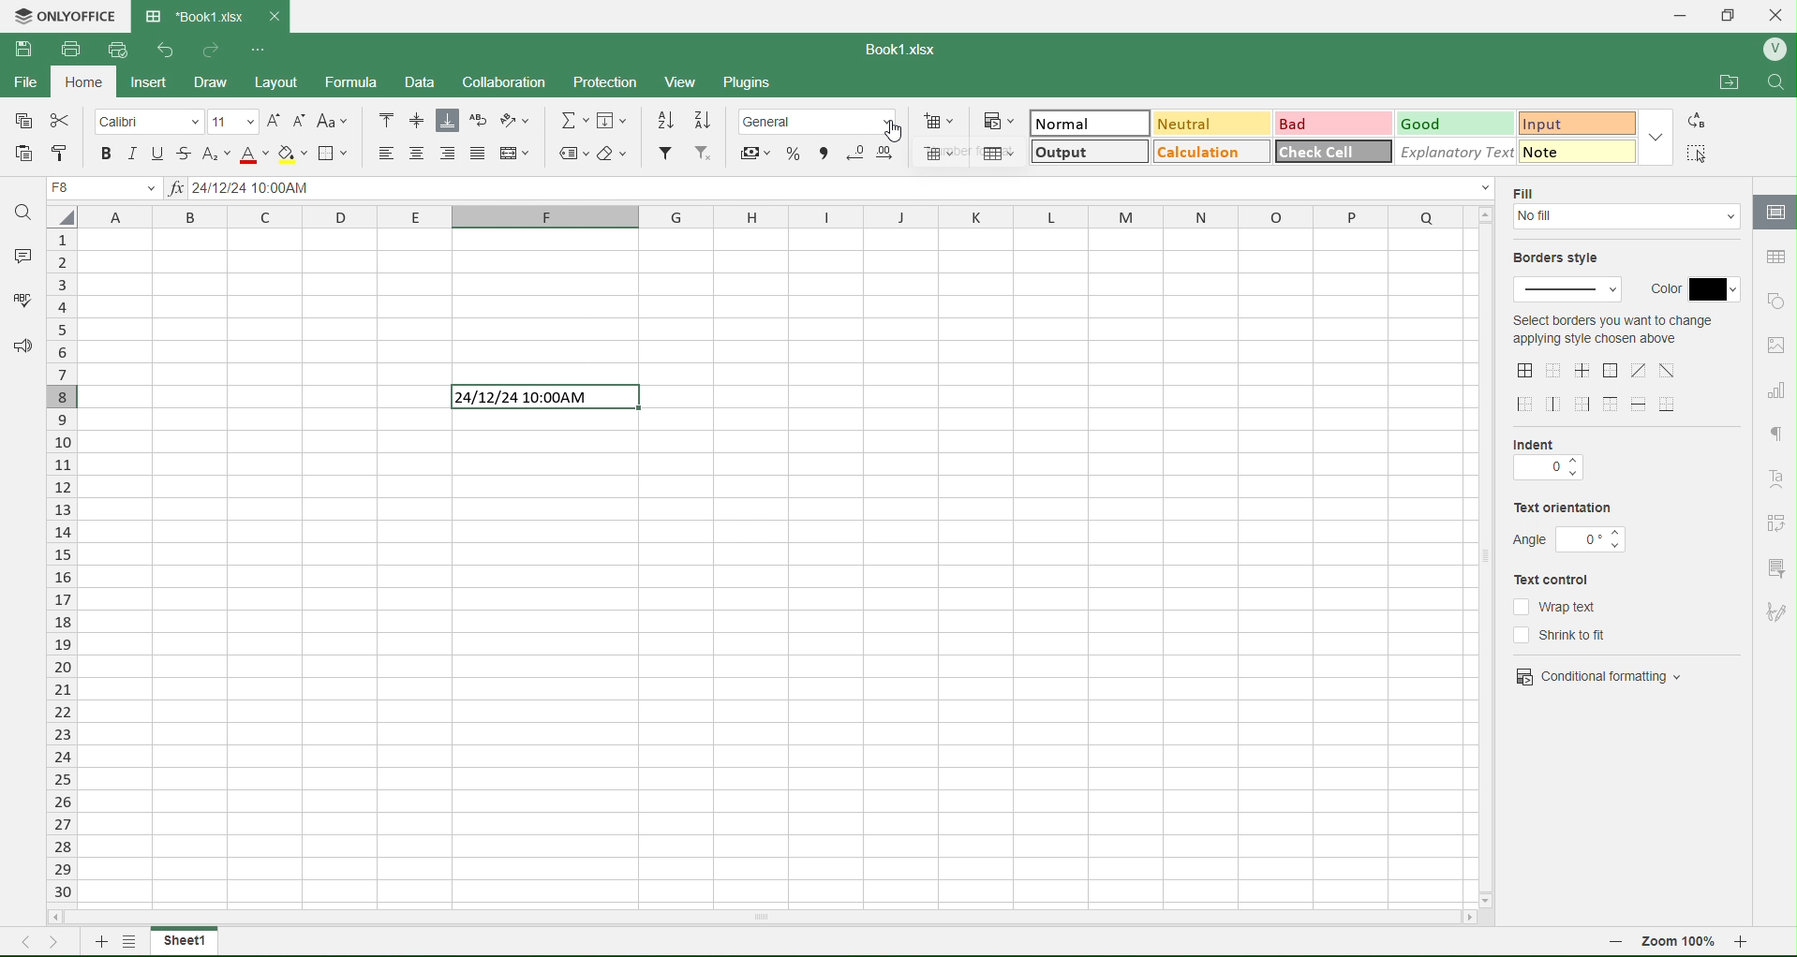  What do you see at coordinates (68, 221) in the screenshot?
I see `select all` at bounding box center [68, 221].